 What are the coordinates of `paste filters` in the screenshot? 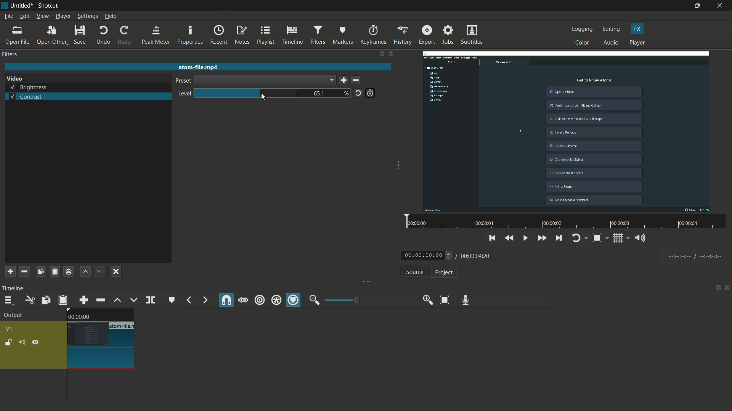 It's located at (54, 271).